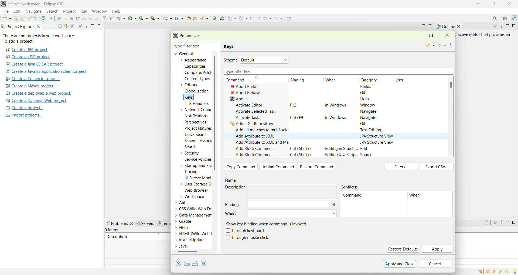 The width and height of the screenshot is (518, 275). What do you see at coordinates (195, 109) in the screenshot?
I see `network connection` at bounding box center [195, 109].